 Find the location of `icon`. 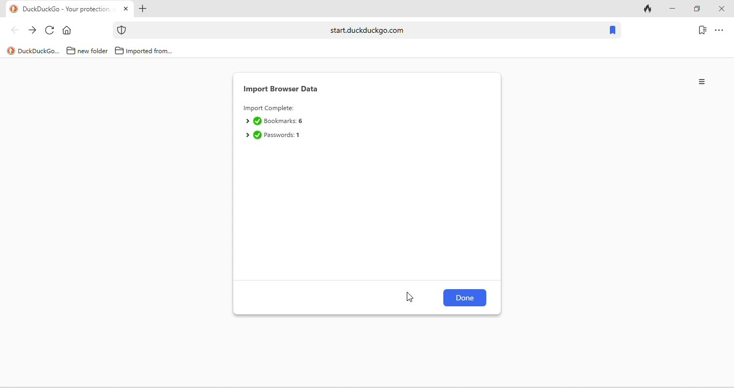

icon is located at coordinates (14, 9).